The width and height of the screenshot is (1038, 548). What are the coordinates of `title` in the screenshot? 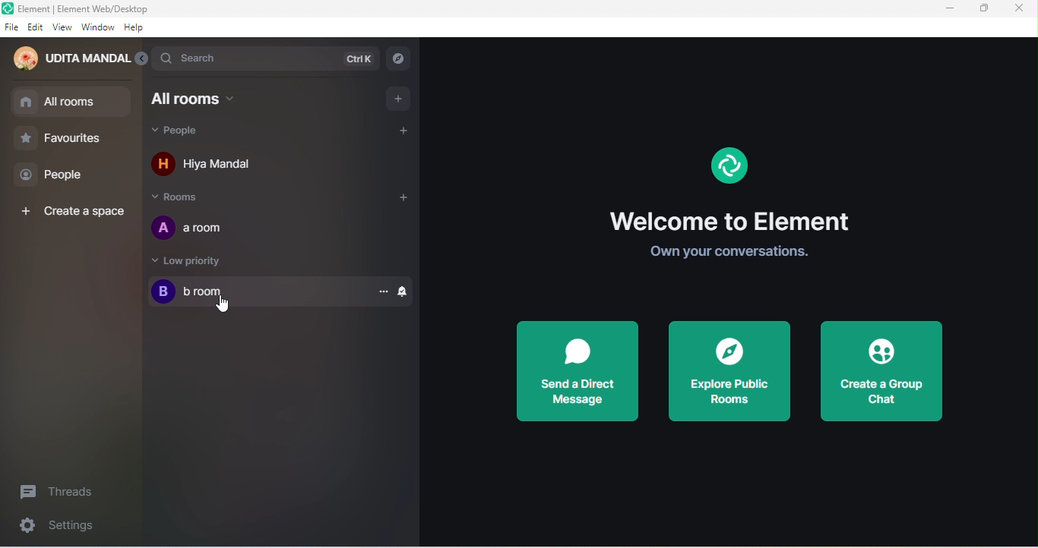 It's located at (76, 10).